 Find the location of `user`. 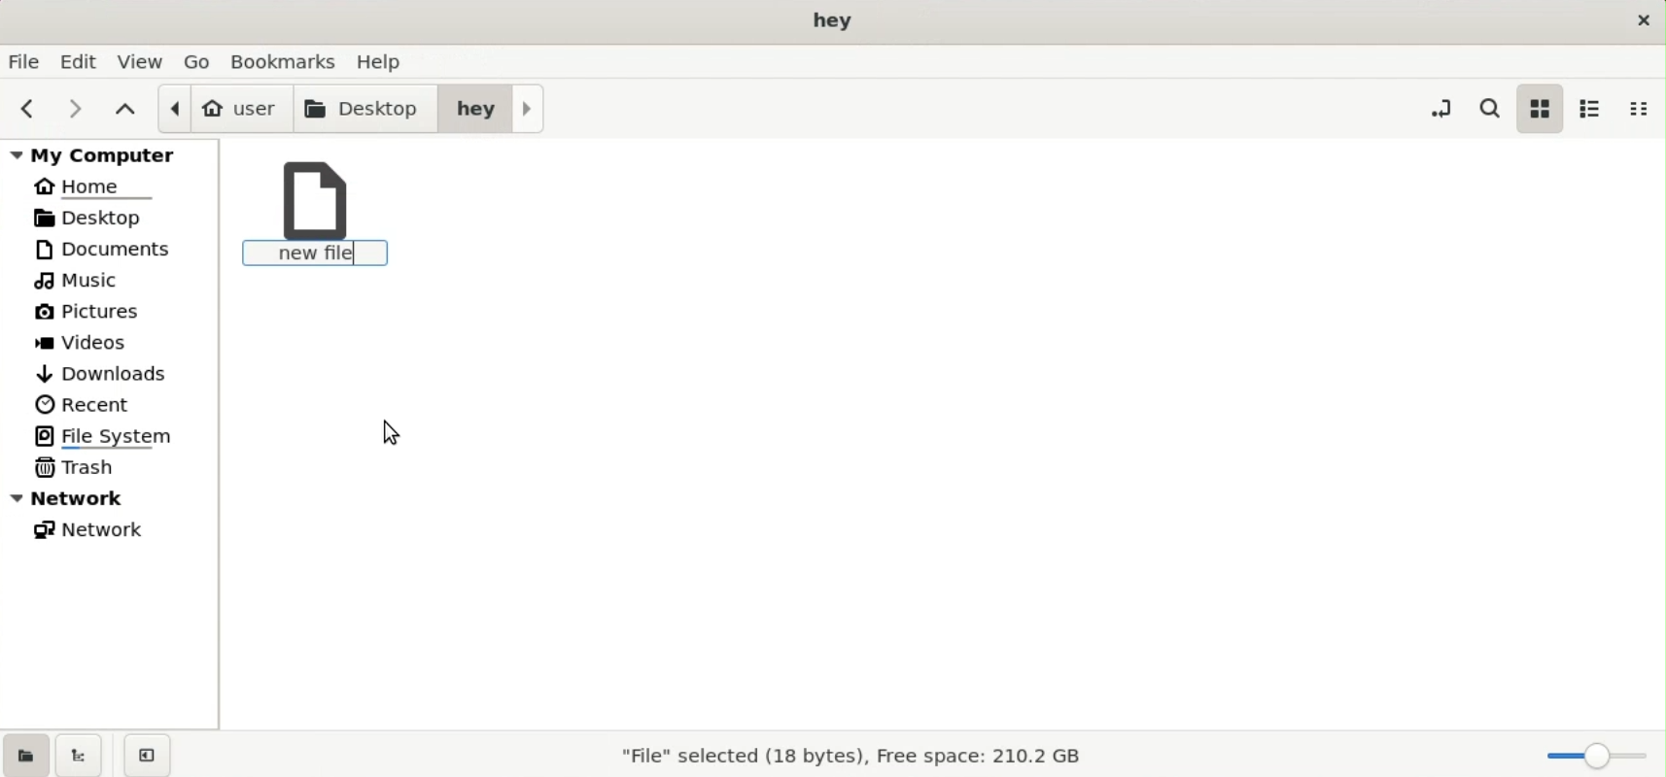

user is located at coordinates (224, 108).